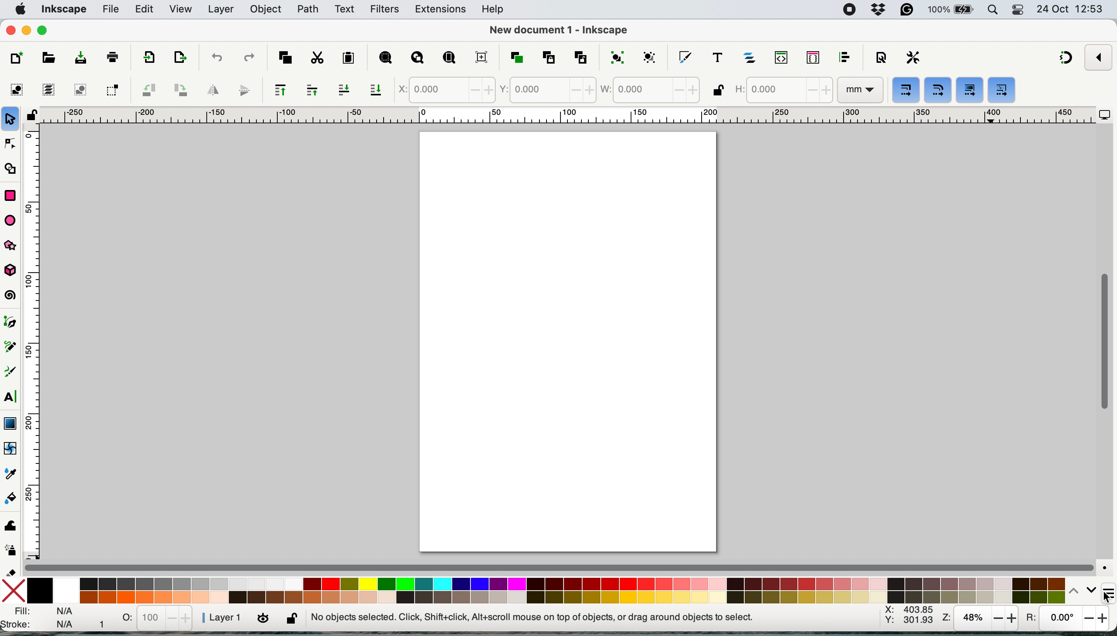 Image resolution: width=1117 pixels, height=636 pixels. What do you see at coordinates (80, 59) in the screenshot?
I see `save` at bounding box center [80, 59].